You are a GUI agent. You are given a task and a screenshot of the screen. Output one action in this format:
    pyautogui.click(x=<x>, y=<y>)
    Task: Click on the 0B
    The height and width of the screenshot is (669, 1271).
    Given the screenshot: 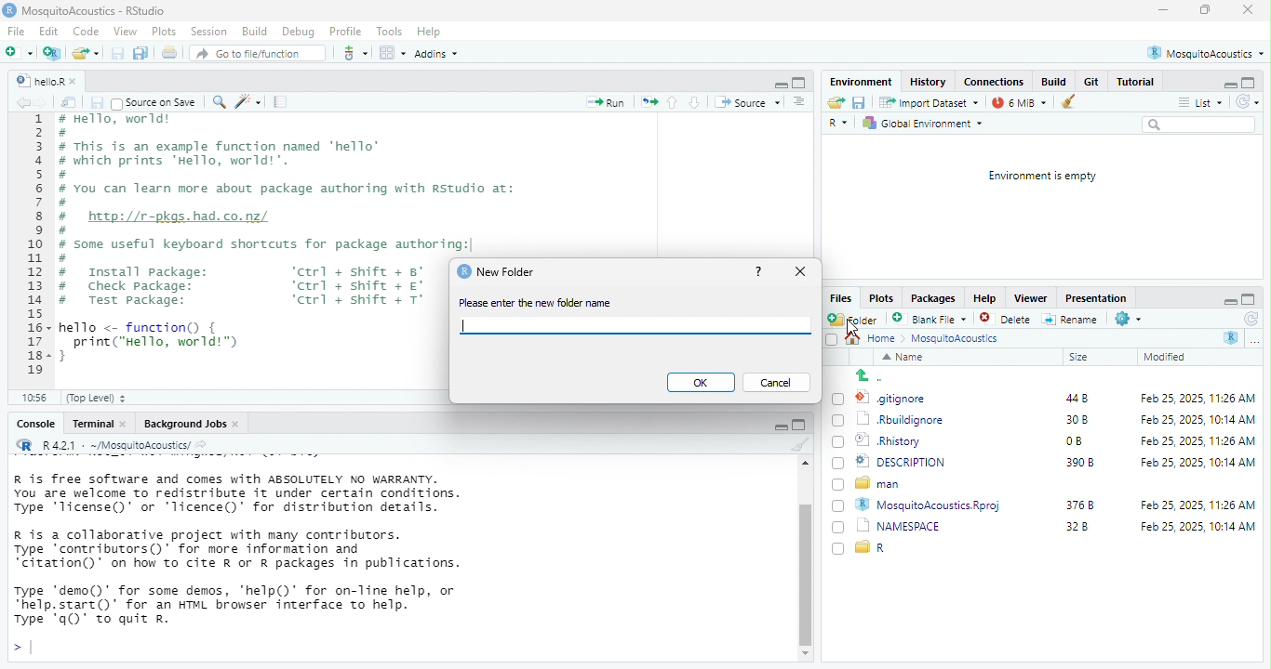 What is the action you would take?
    pyautogui.click(x=1070, y=441)
    